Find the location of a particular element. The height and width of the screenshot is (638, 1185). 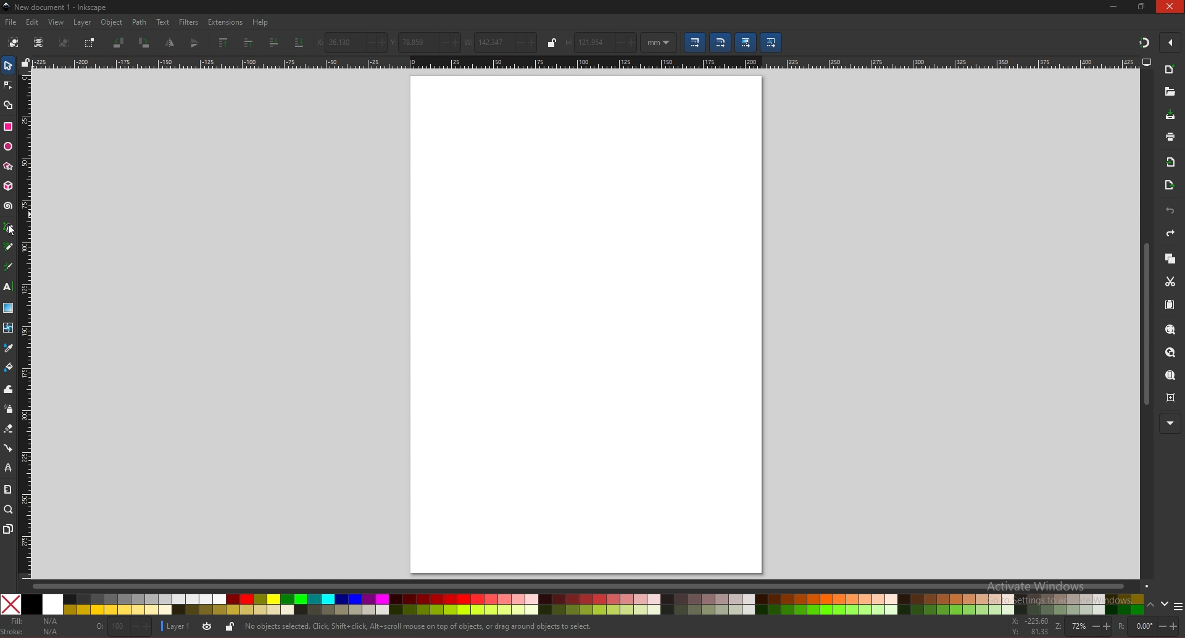

filters is located at coordinates (189, 22).